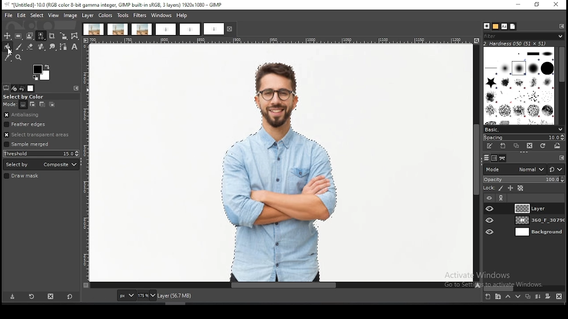 Image resolution: width=568 pixels, height=319 pixels. Describe the element at coordinates (563, 158) in the screenshot. I see `configure this tab` at that location.